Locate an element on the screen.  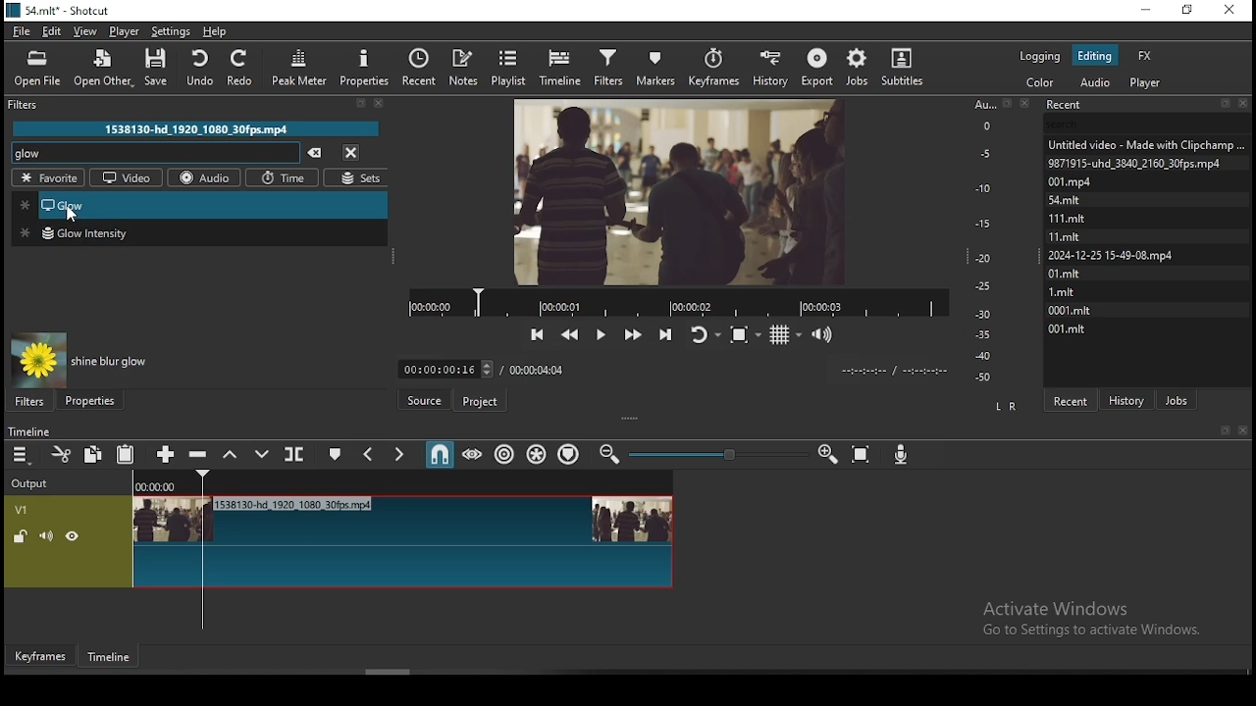
1538130-hd_1920_1080_30fps.mp4 is located at coordinates (197, 128).